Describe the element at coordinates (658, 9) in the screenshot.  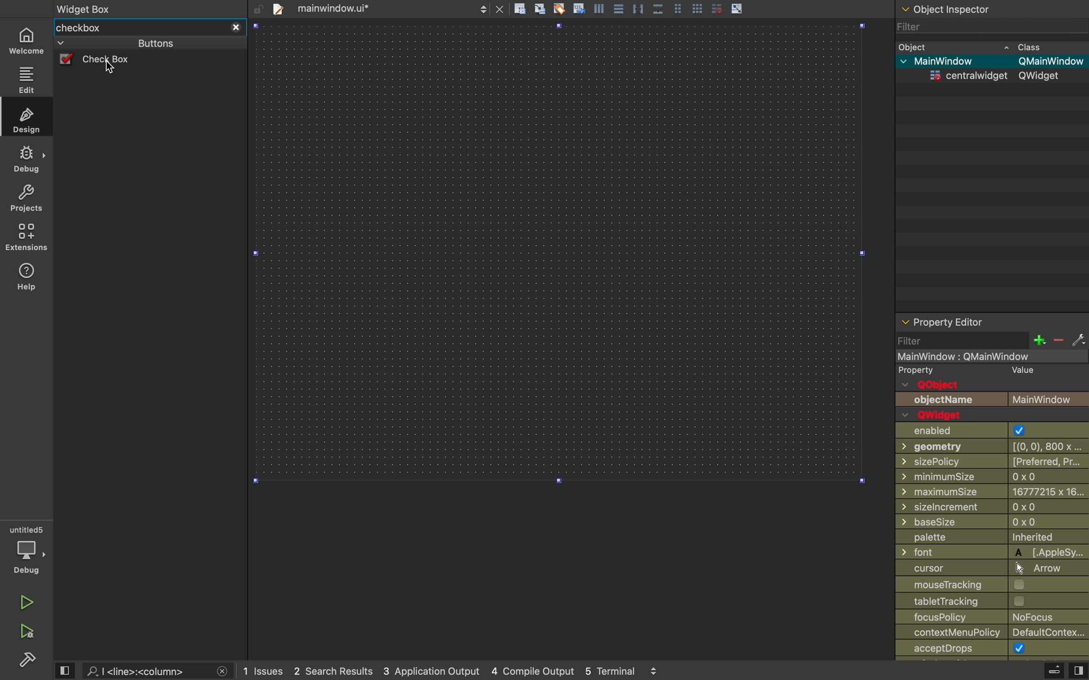
I see `distribute vertically` at that location.